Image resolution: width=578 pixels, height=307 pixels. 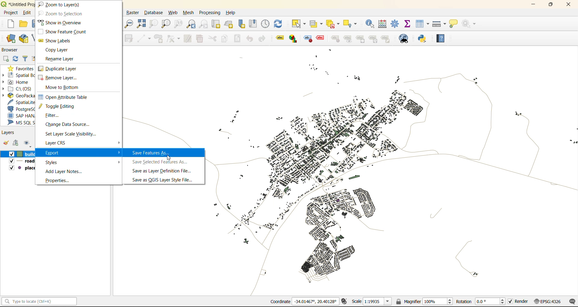 I want to click on status  bar, so click(x=40, y=302).